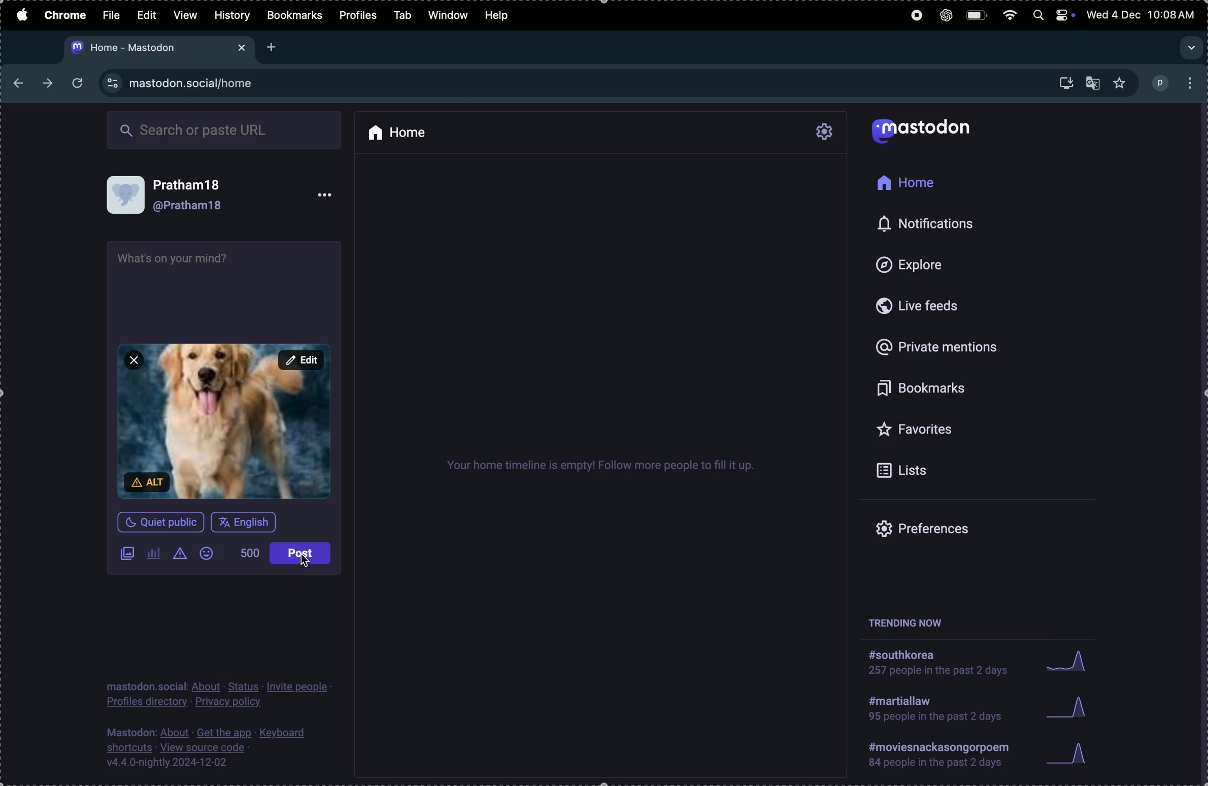 The width and height of the screenshot is (1208, 786). I want to click on What's on your mind, so click(179, 260).